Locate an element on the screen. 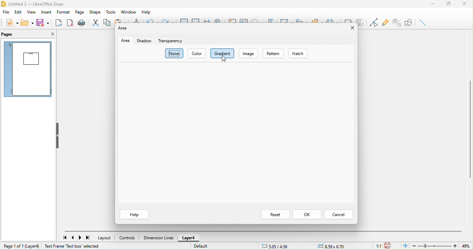  fit to the current page is located at coordinates (405, 246).